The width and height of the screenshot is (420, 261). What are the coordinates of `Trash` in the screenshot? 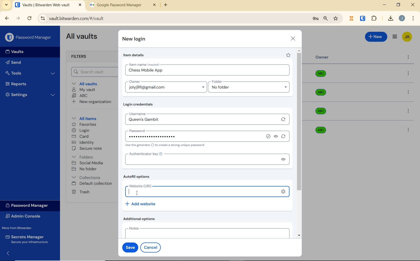 It's located at (80, 191).